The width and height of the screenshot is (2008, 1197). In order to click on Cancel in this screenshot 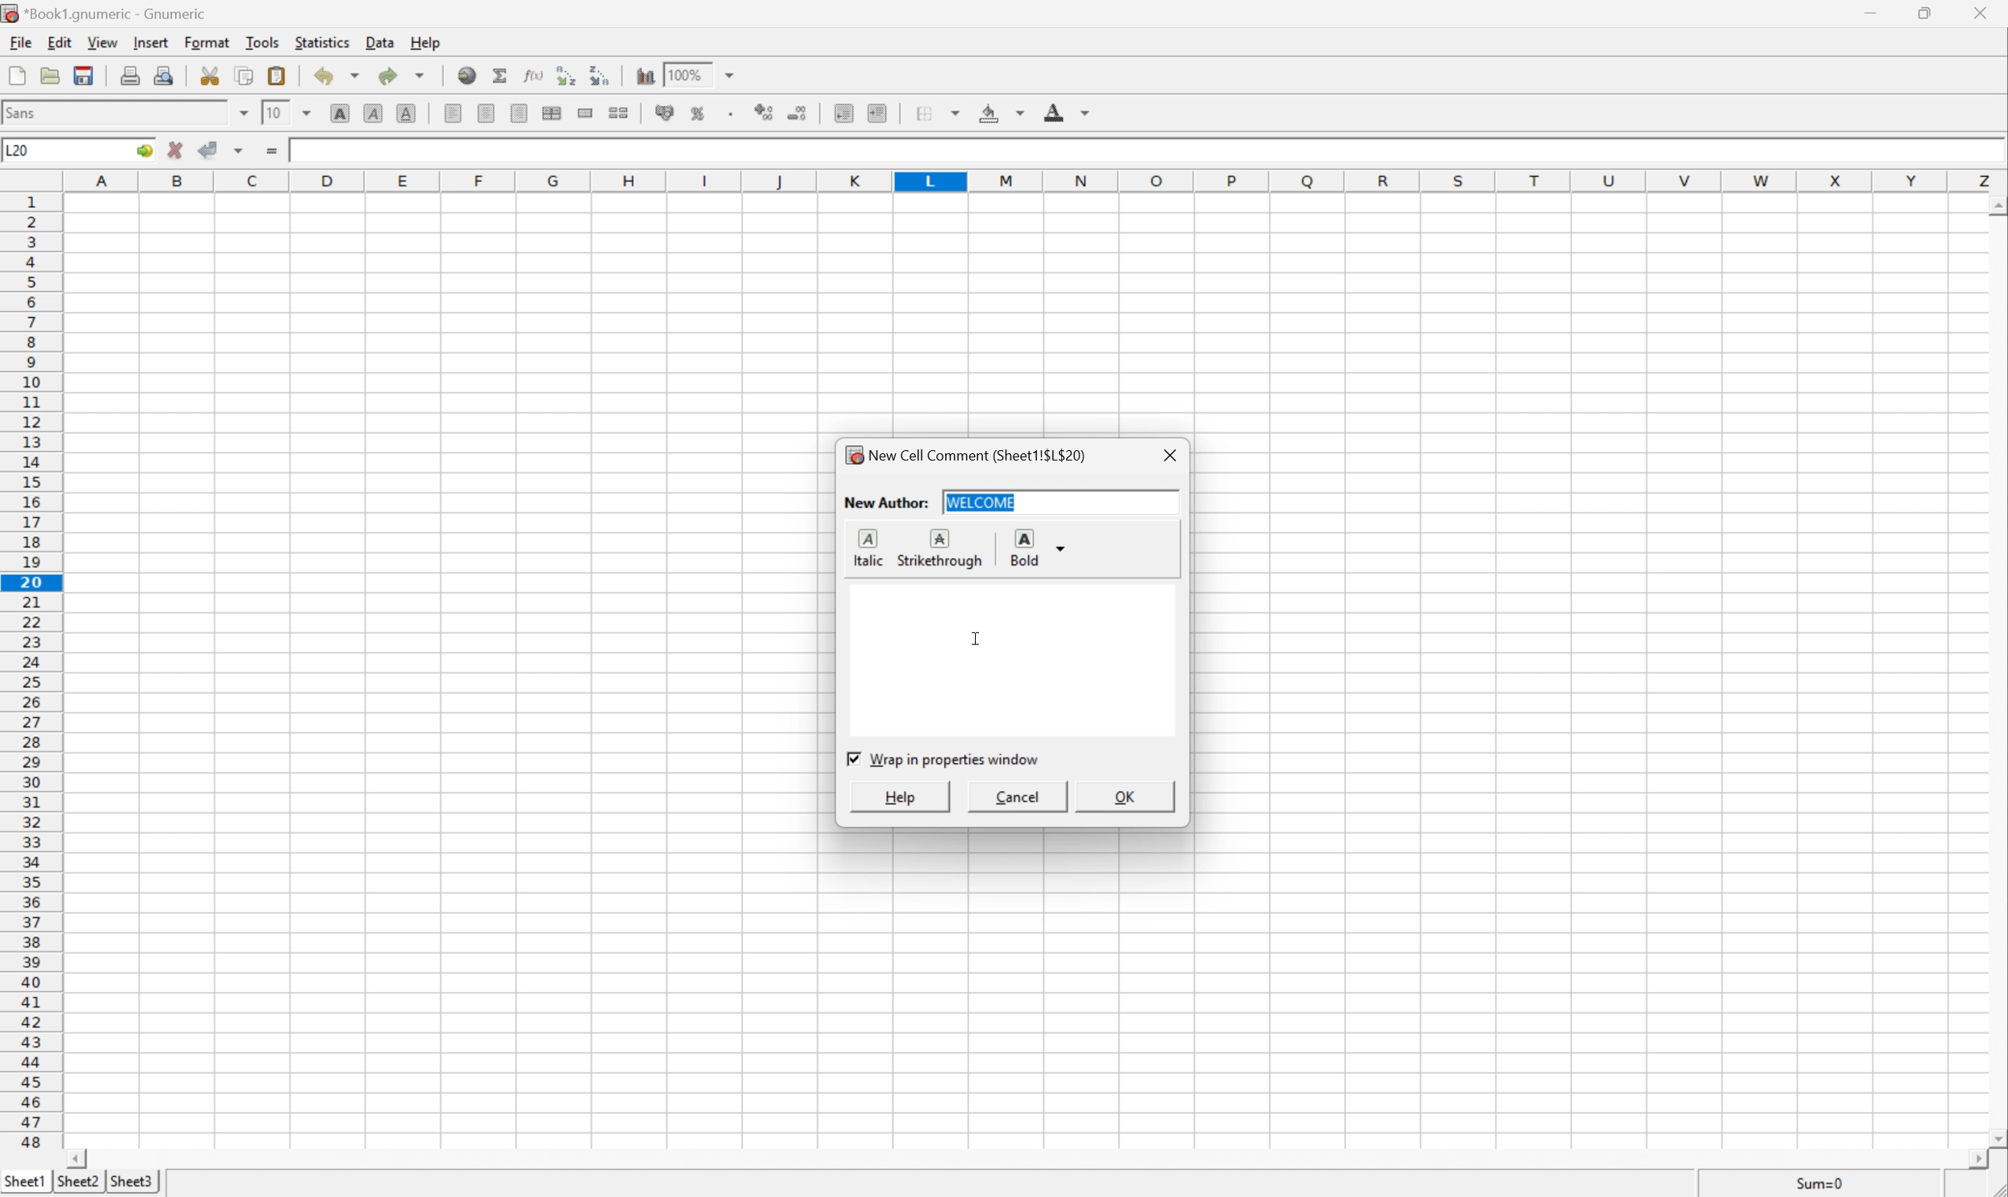, I will do `click(1019, 798)`.